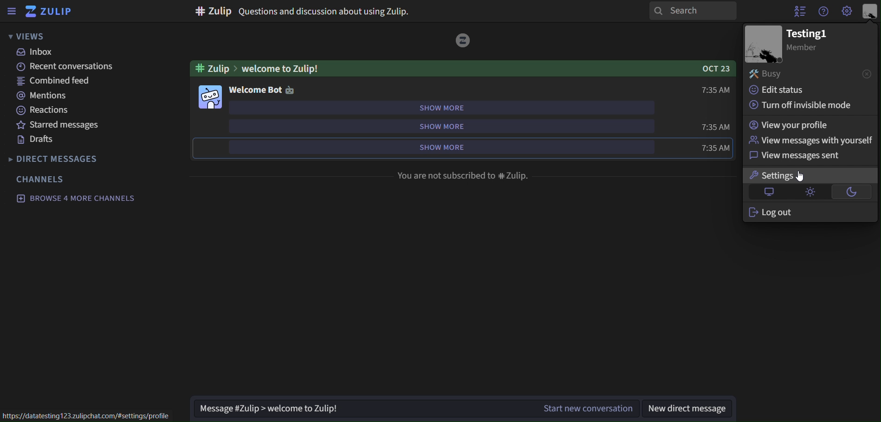 This screenshot has height=422, width=881. Describe the element at coordinates (689, 409) in the screenshot. I see `new direct message` at that location.